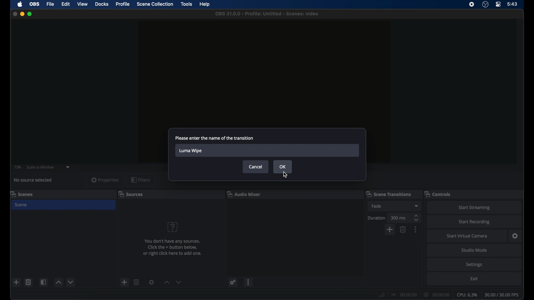 The height and width of the screenshot is (300, 534). Describe the element at coordinates (475, 279) in the screenshot. I see `exit` at that location.